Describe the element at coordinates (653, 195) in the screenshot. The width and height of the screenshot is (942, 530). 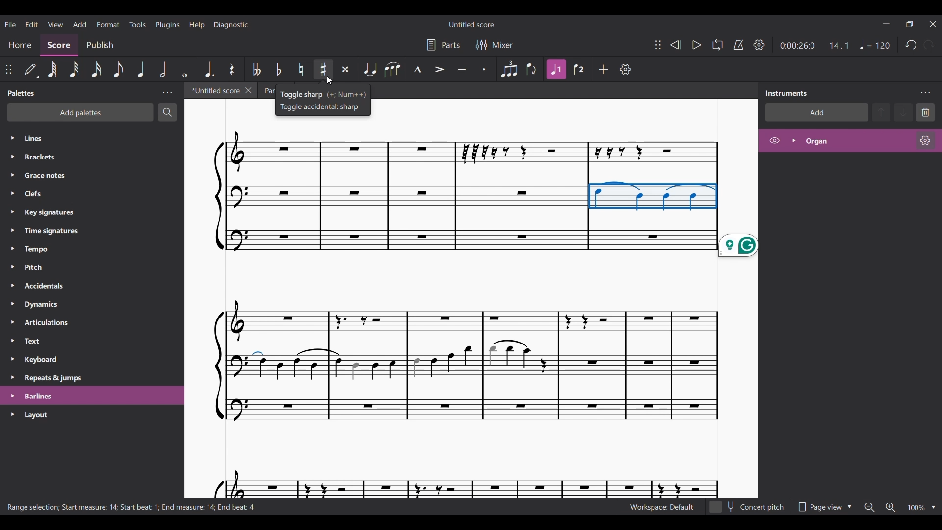
I see `Current selection by cursor` at that location.